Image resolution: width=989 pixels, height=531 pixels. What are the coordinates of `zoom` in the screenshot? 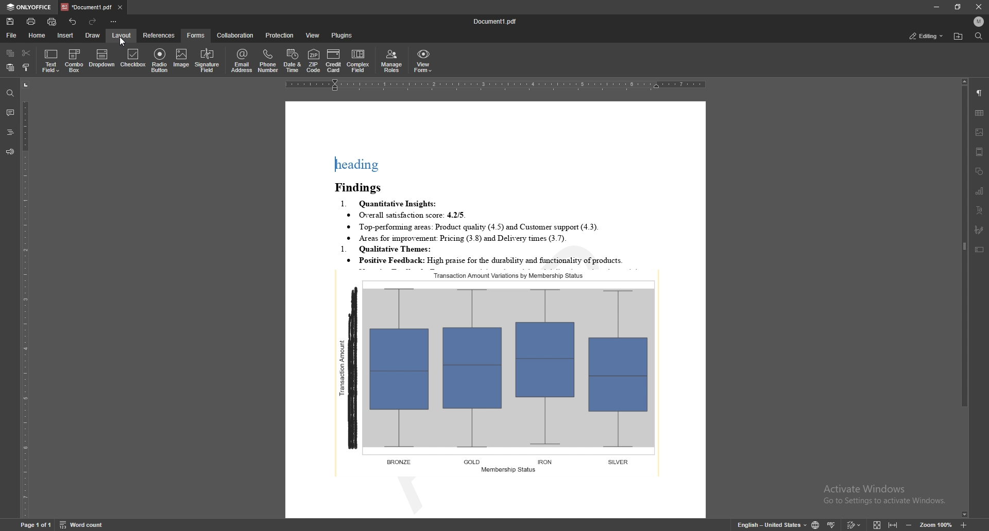 It's located at (936, 525).